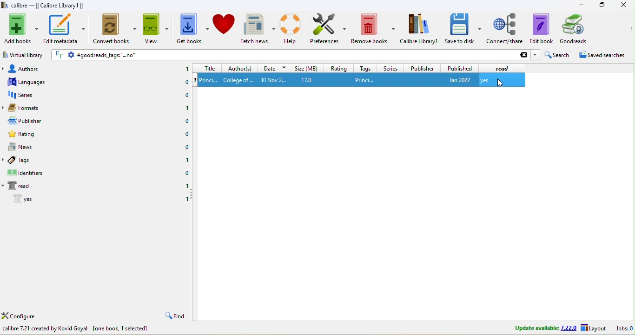 This screenshot has height=335, width=635. I want to click on add books, so click(20, 29).